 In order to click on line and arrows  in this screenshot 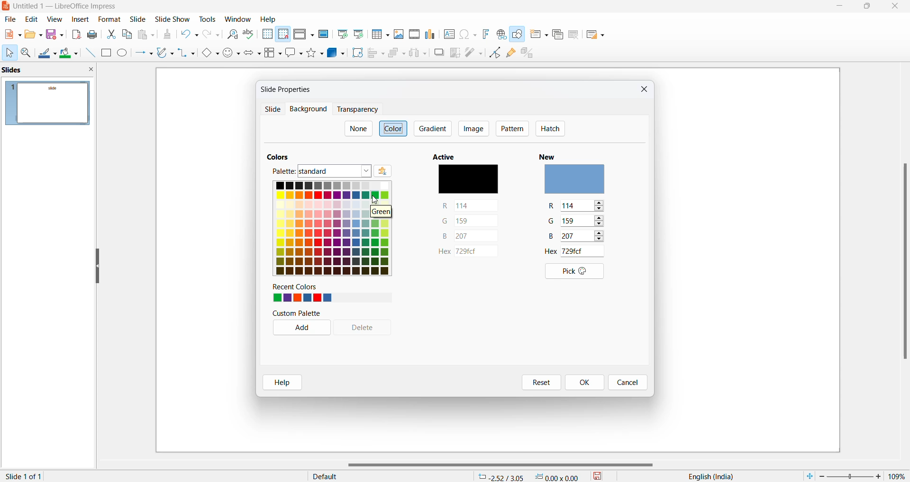, I will do `click(144, 54)`.